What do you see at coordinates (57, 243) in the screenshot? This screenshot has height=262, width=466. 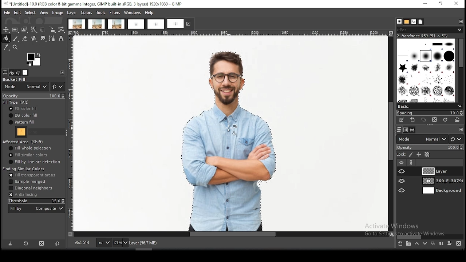 I see `reset` at bounding box center [57, 243].